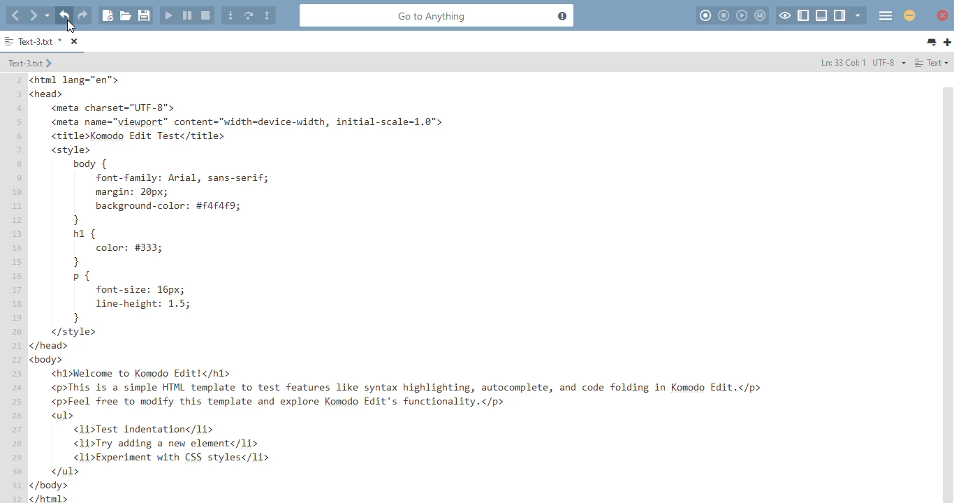  I want to click on vertical scroll bar, so click(948, 293).